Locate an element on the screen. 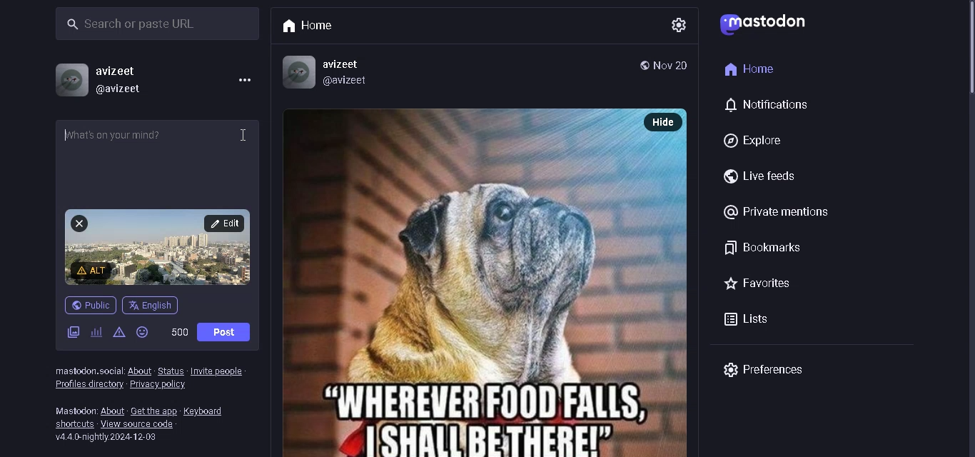 The width and height of the screenshot is (975, 457). English is located at coordinates (152, 304).